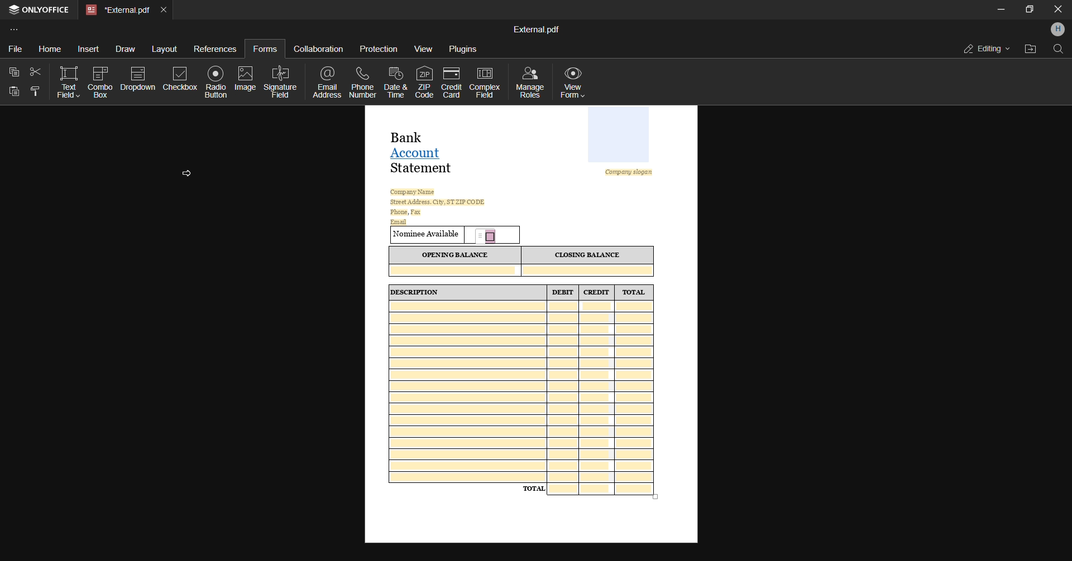 The image size is (1072, 561). Describe the element at coordinates (187, 172) in the screenshot. I see `cursor` at that location.